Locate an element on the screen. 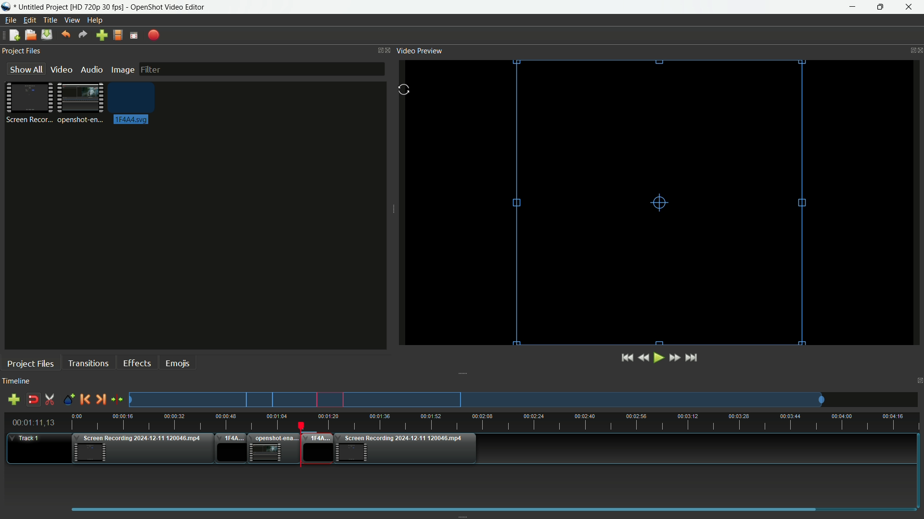 The height and width of the screenshot is (519, 924). Audio is located at coordinates (91, 70).